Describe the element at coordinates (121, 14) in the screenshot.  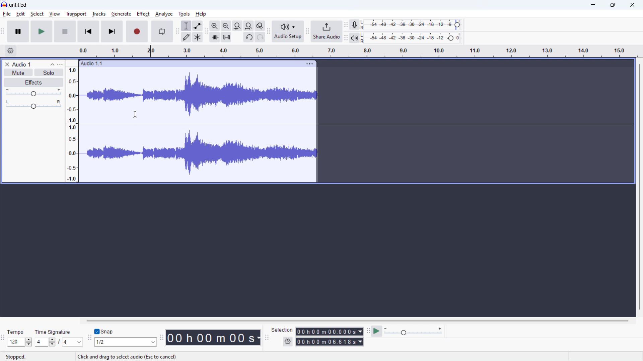
I see `generate` at that location.